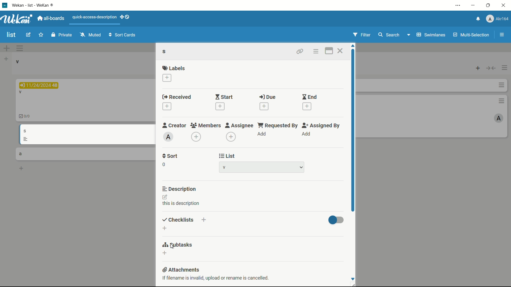 This screenshot has width=511, height=287. What do you see at coordinates (329, 51) in the screenshot?
I see `maximize card` at bounding box center [329, 51].